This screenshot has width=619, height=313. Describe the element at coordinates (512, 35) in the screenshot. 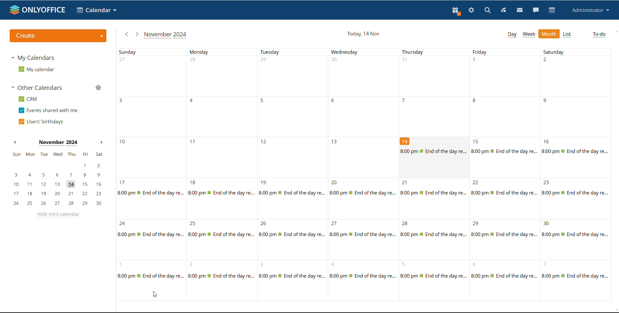

I see `day view` at that location.